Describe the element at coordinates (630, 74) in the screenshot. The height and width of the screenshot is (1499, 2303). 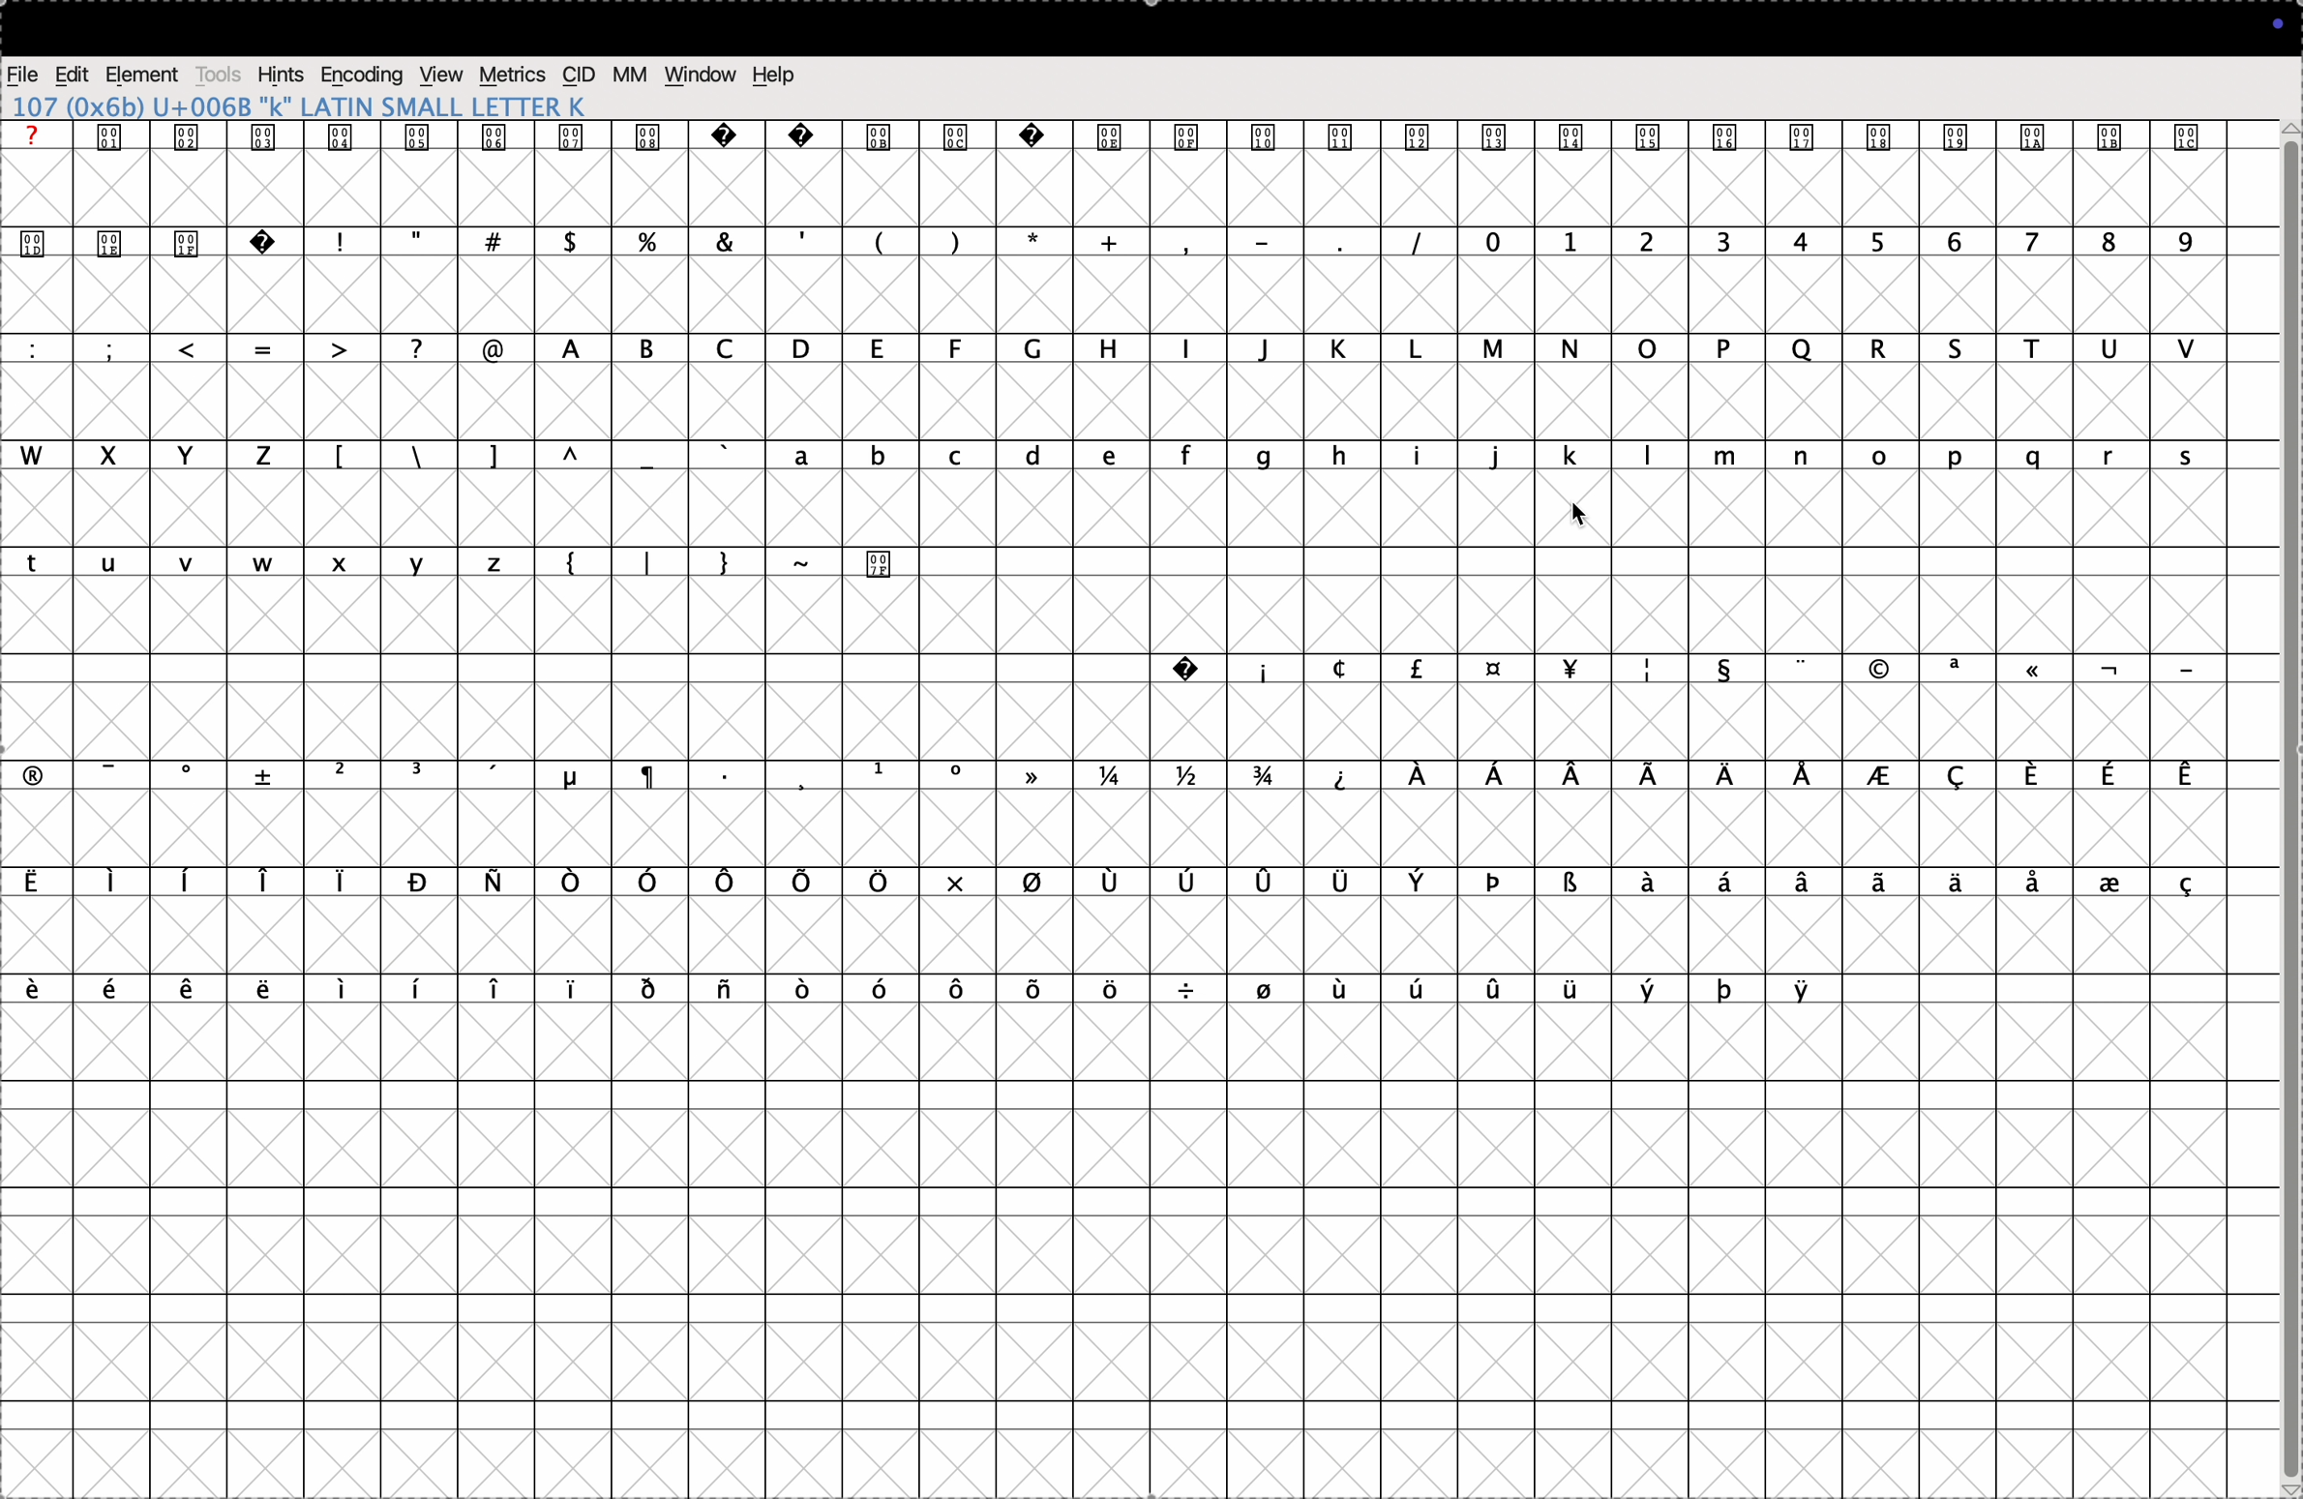
I see `mm` at that location.